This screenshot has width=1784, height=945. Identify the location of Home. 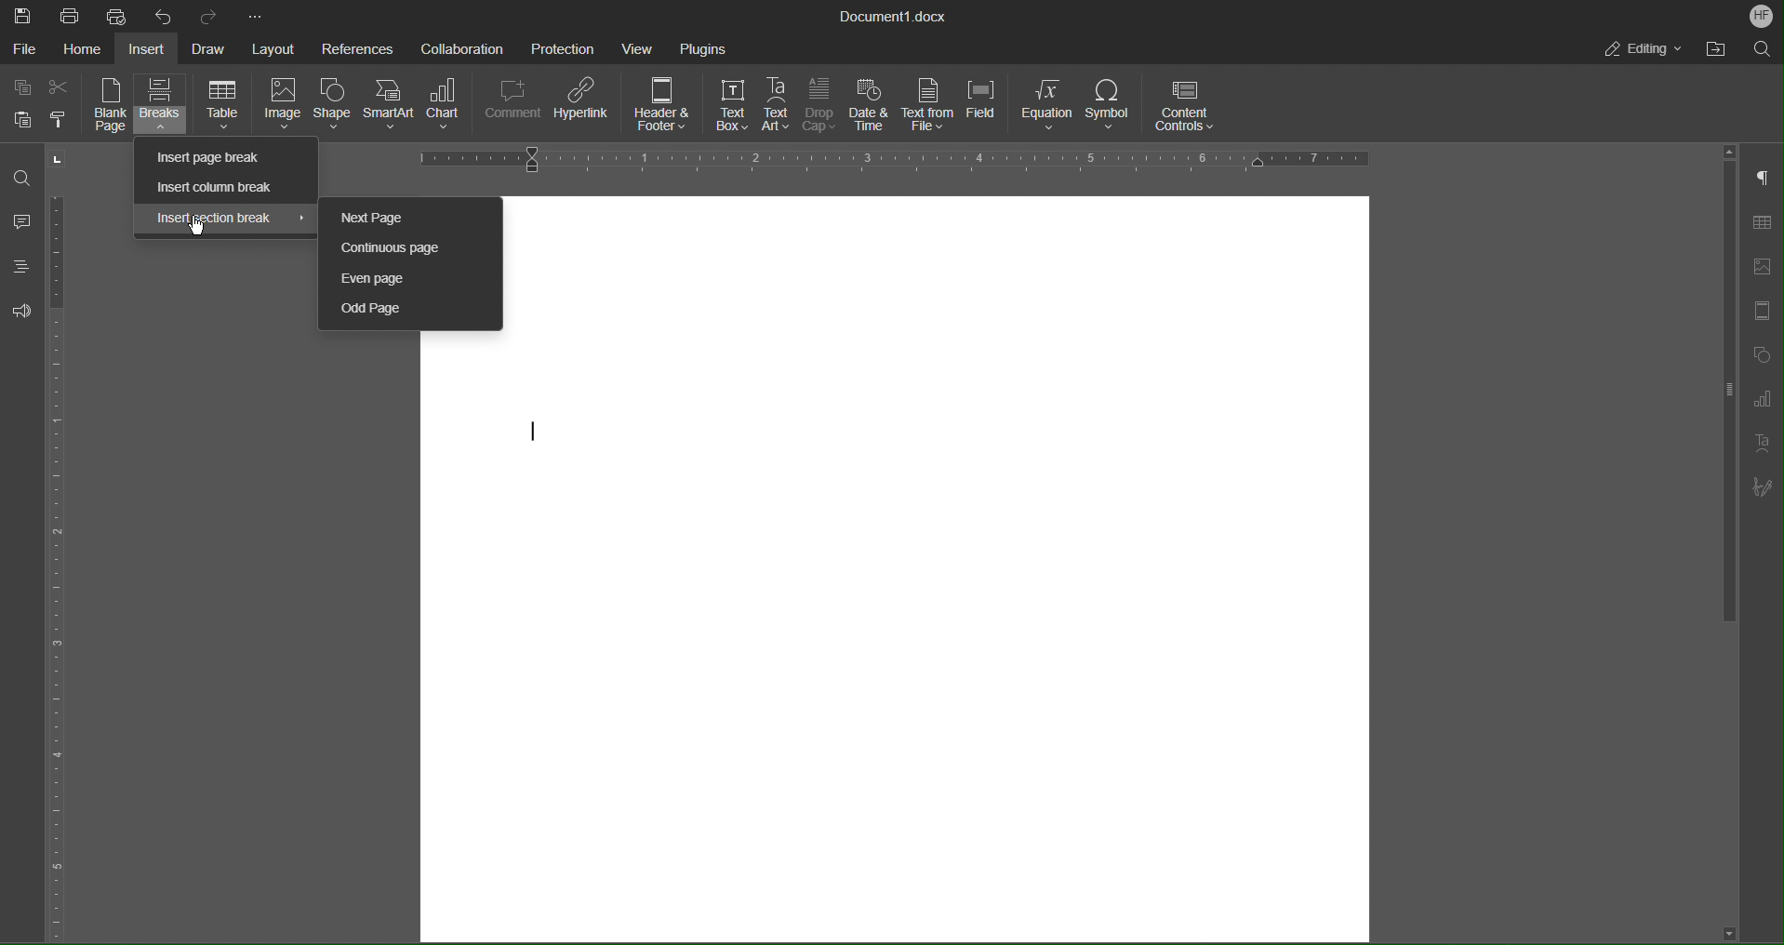
(81, 47).